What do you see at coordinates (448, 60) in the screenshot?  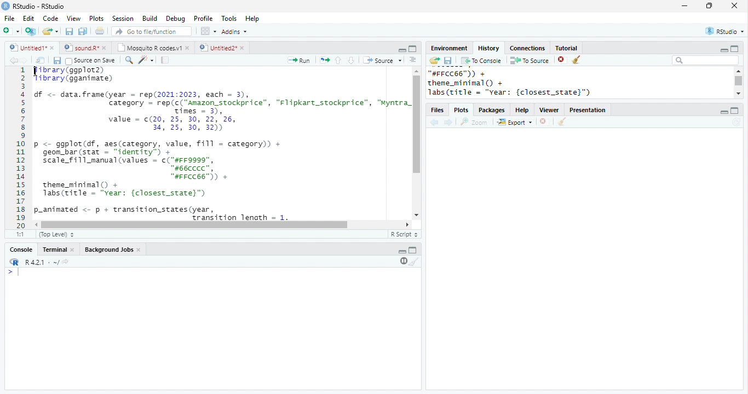 I see `save` at bounding box center [448, 60].